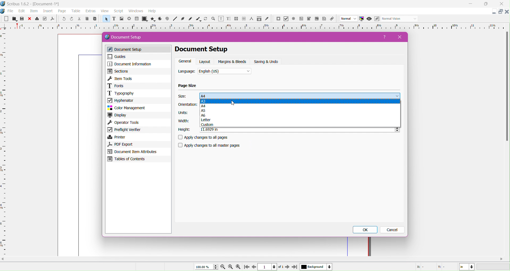 The width and height of the screenshot is (510, 271). I want to click on print, so click(37, 19).